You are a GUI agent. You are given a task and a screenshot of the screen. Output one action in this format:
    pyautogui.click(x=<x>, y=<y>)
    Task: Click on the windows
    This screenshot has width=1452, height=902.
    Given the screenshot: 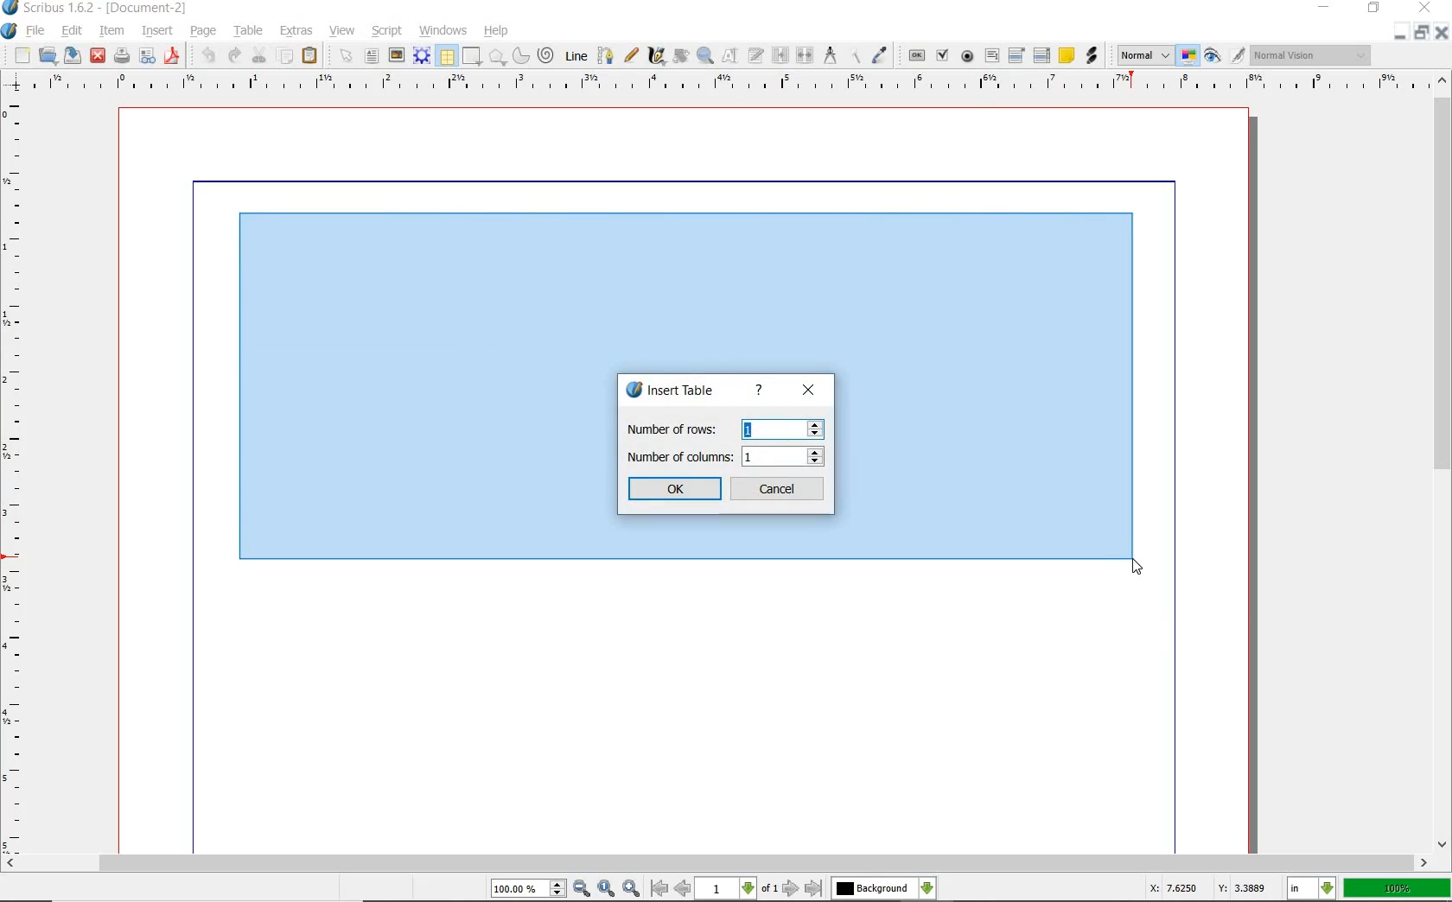 What is the action you would take?
    pyautogui.click(x=445, y=32)
    